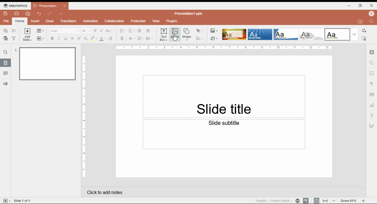 Image resolution: width=377 pixels, height=204 pixels. Describe the element at coordinates (61, 14) in the screenshot. I see `options` at that location.